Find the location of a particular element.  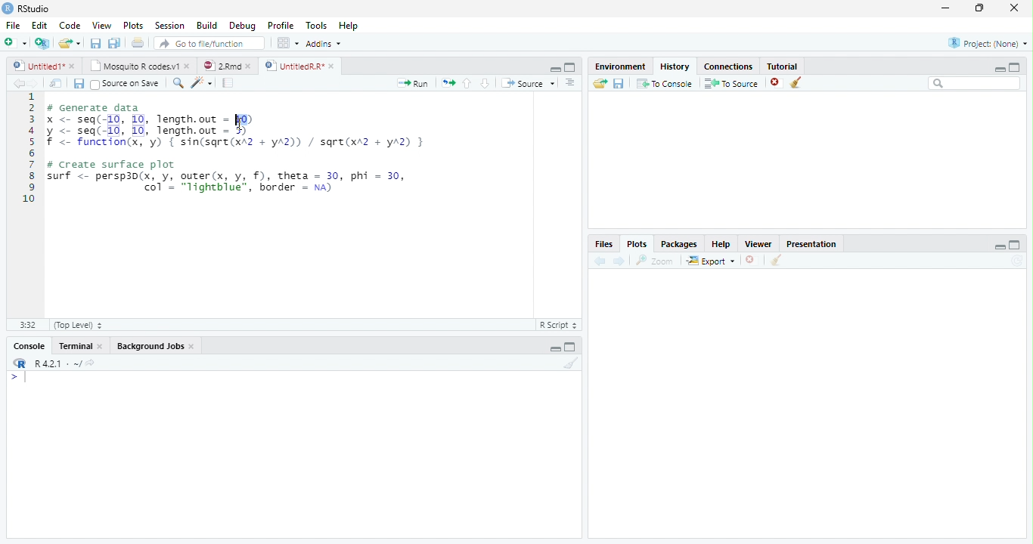

Source on Save is located at coordinates (126, 83).